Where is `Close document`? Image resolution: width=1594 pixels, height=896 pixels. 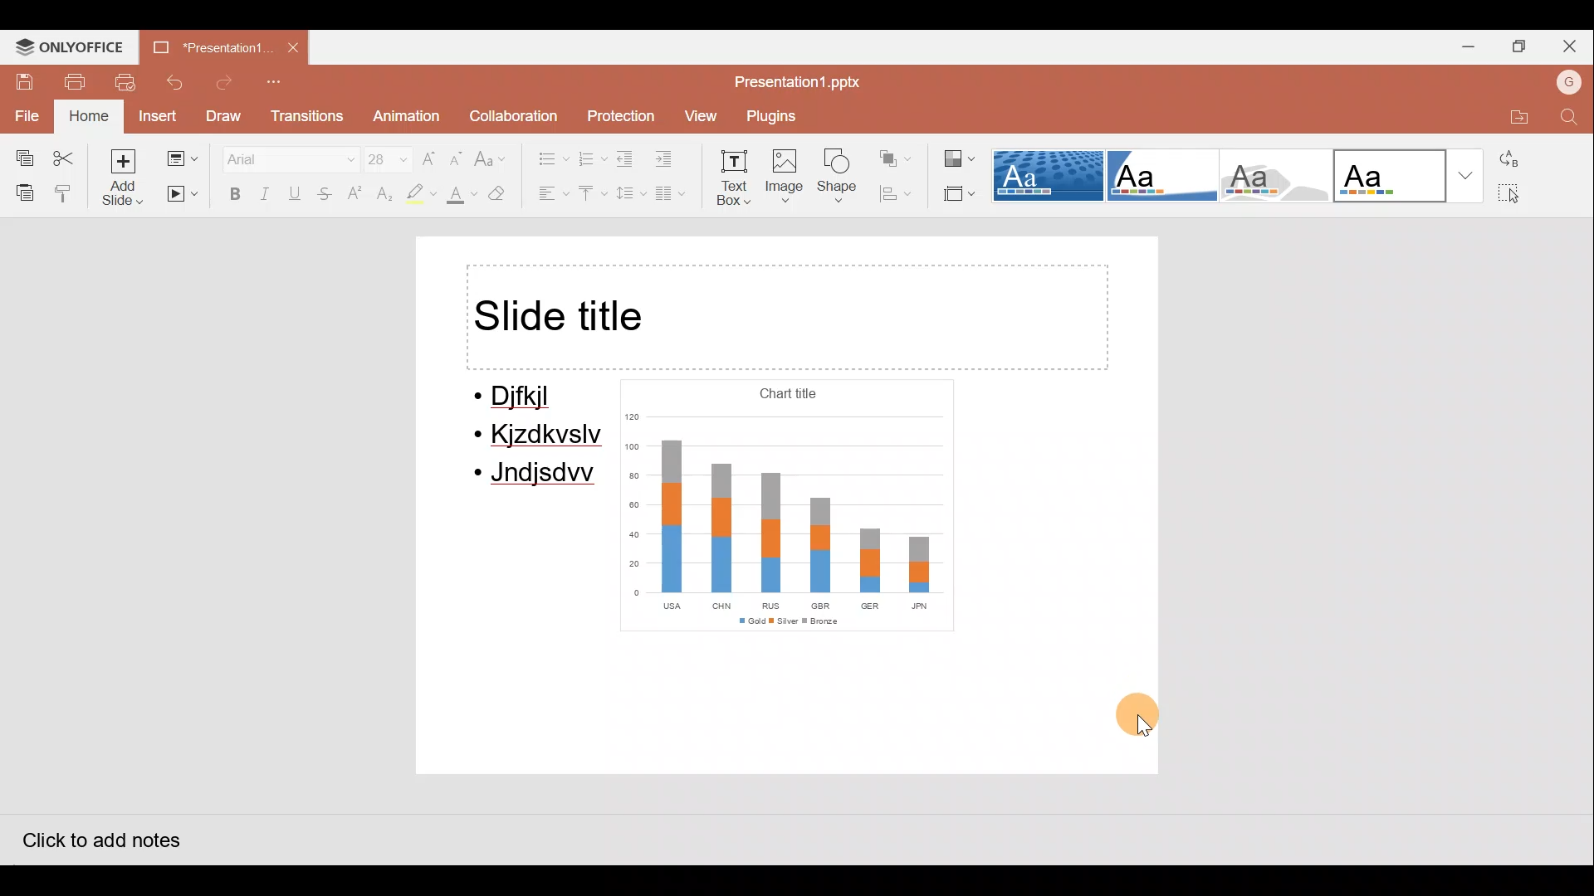 Close document is located at coordinates (291, 46).